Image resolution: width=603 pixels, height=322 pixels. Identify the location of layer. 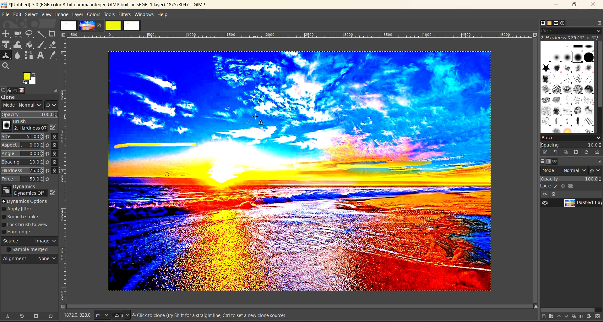
(582, 204).